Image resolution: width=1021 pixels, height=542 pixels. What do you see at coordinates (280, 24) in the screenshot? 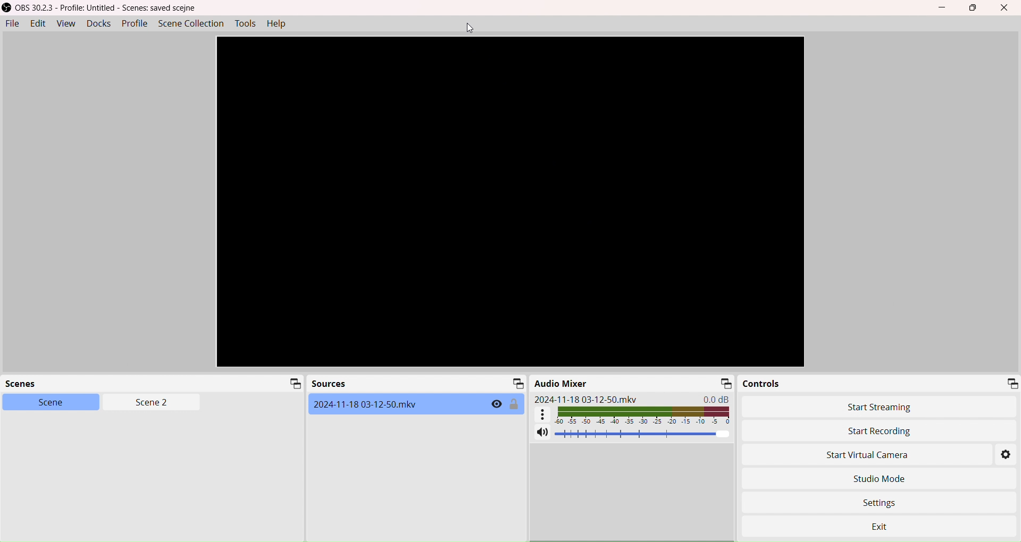
I see `Help` at bounding box center [280, 24].